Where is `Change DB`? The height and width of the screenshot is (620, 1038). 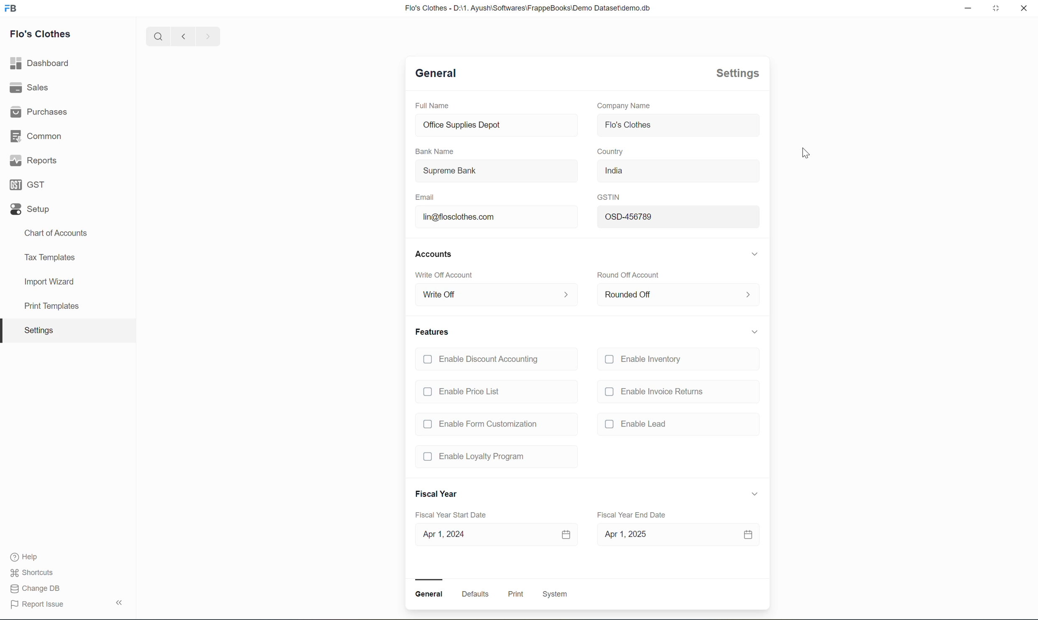
Change DB is located at coordinates (35, 588).